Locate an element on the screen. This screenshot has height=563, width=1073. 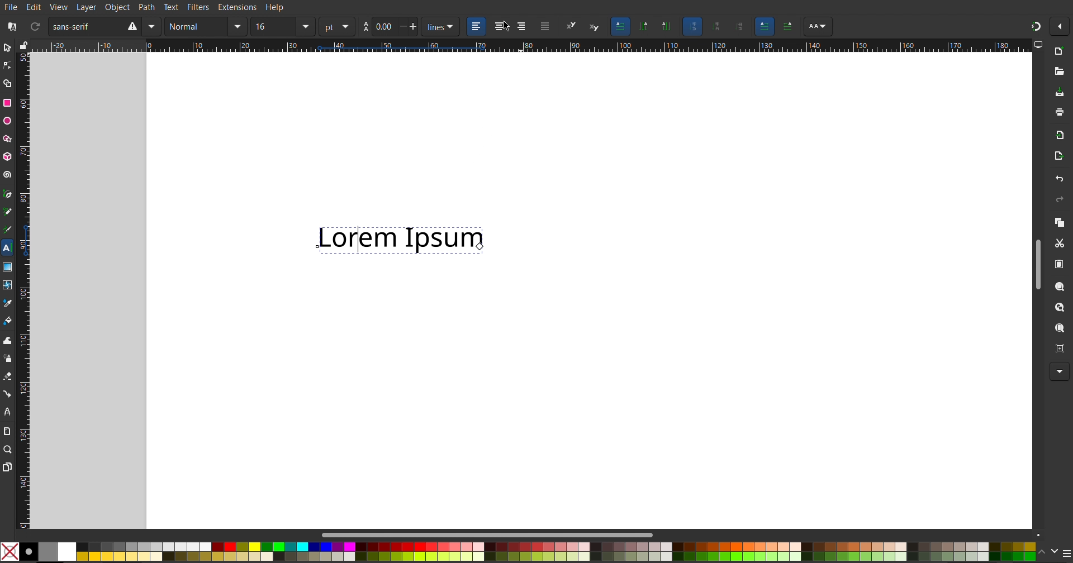
Zoom Tool is located at coordinates (8, 450).